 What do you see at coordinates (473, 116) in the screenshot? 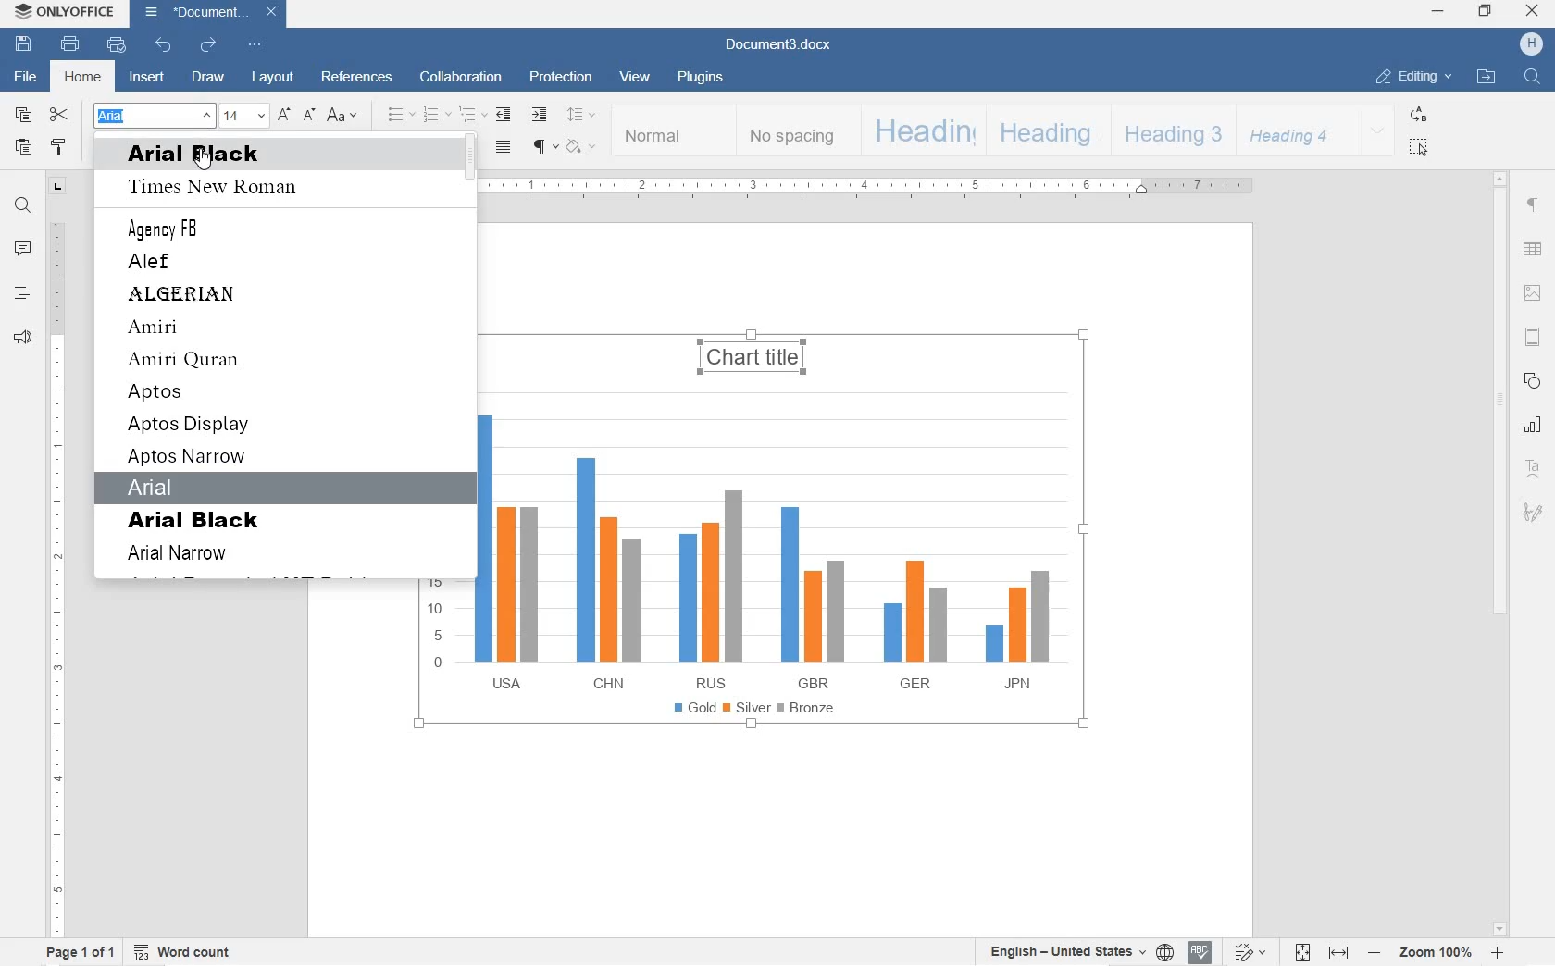
I see `MULTILEVEL LISTS` at bounding box center [473, 116].